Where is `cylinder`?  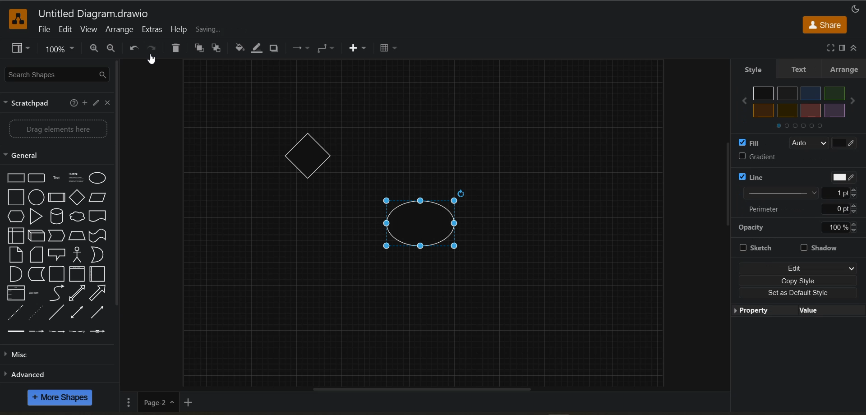
cylinder is located at coordinates (55, 216).